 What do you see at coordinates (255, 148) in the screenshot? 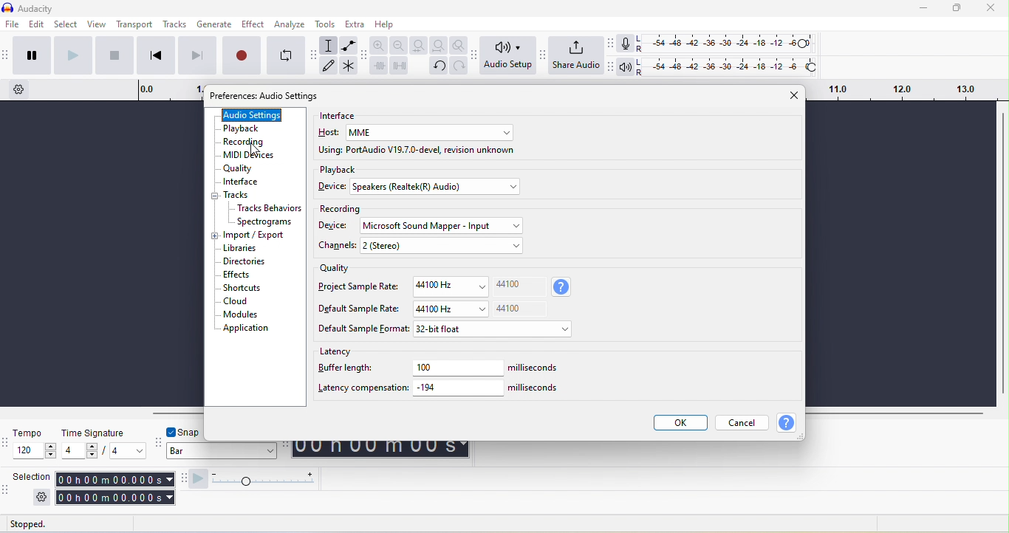
I see `cursor movement` at bounding box center [255, 148].